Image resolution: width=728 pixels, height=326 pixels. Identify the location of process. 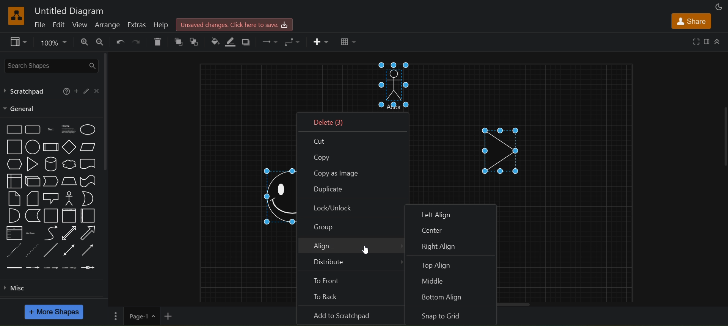
(49, 147).